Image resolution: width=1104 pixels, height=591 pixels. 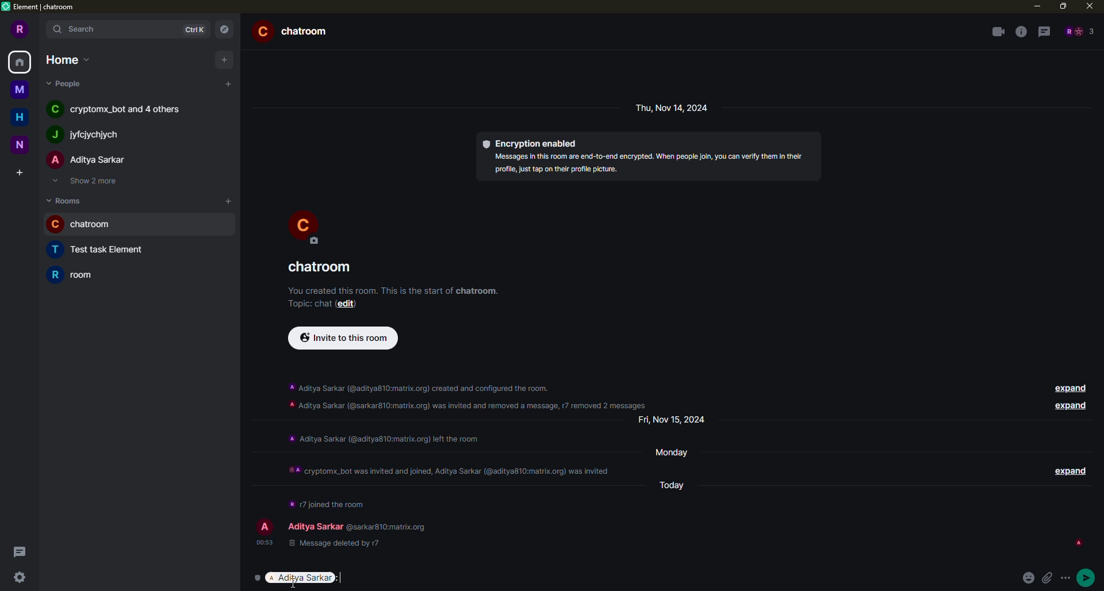 I want to click on navigator, so click(x=224, y=29).